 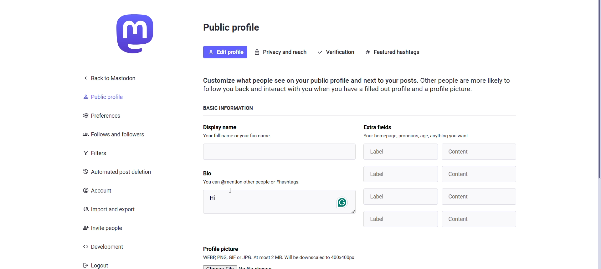 What do you see at coordinates (113, 135) in the screenshot?
I see `Follows and Followers` at bounding box center [113, 135].